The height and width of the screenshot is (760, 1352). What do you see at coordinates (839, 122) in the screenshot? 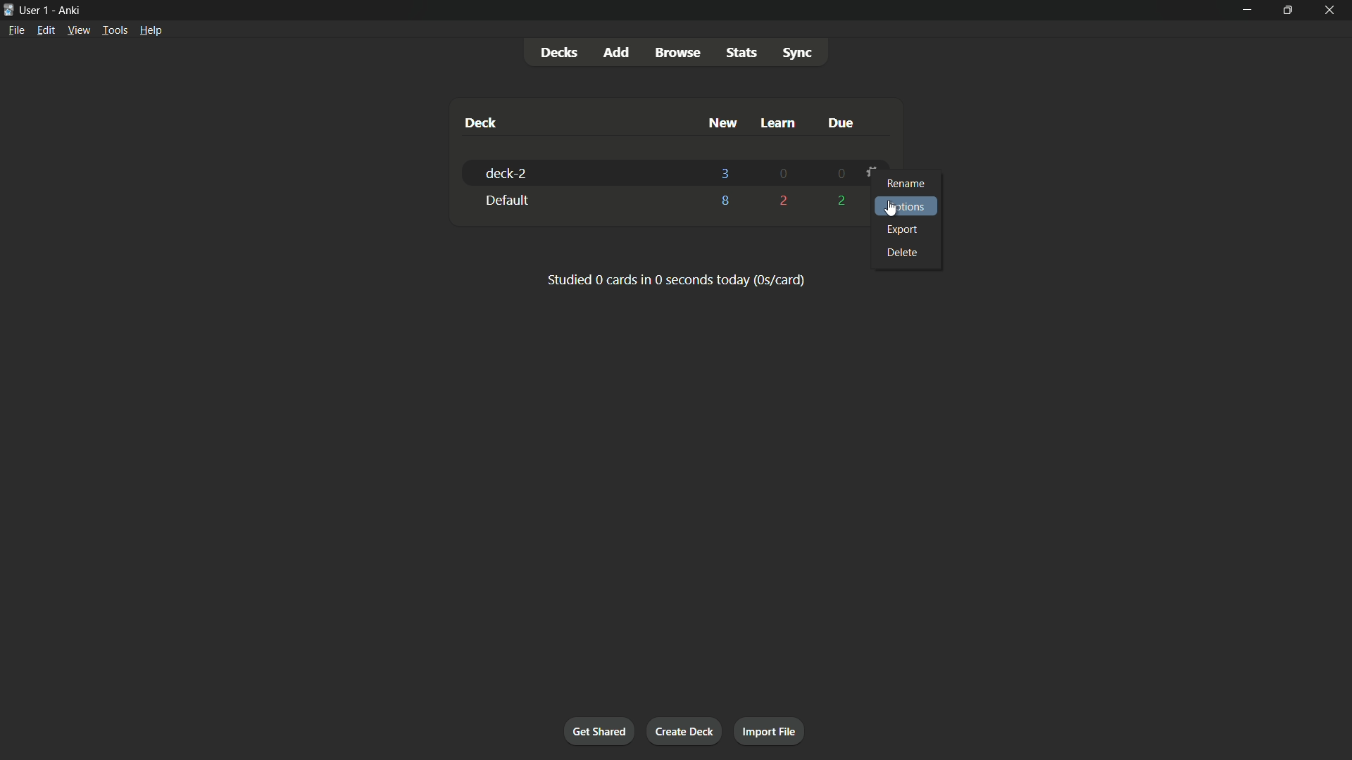
I see `due` at bounding box center [839, 122].